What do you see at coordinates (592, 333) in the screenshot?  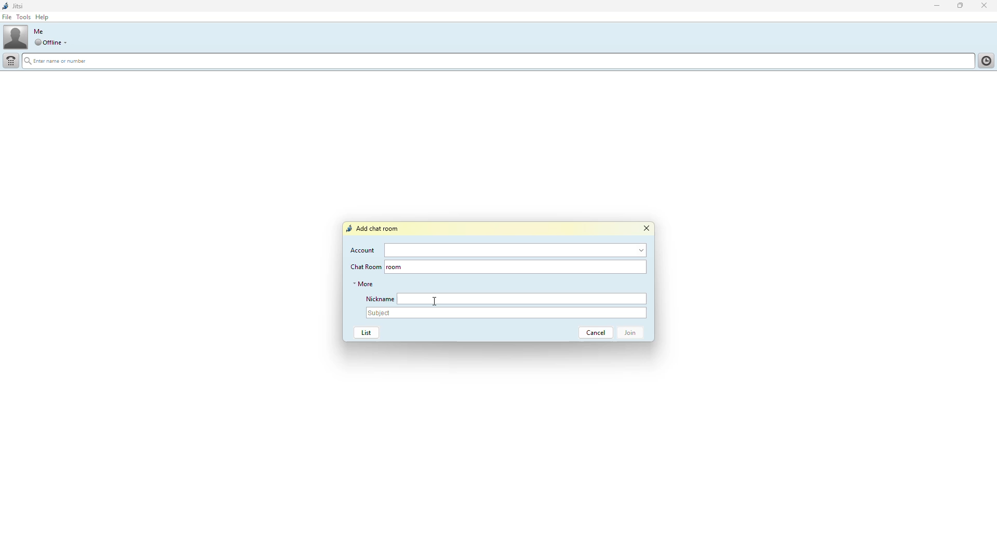 I see `cancel` at bounding box center [592, 333].